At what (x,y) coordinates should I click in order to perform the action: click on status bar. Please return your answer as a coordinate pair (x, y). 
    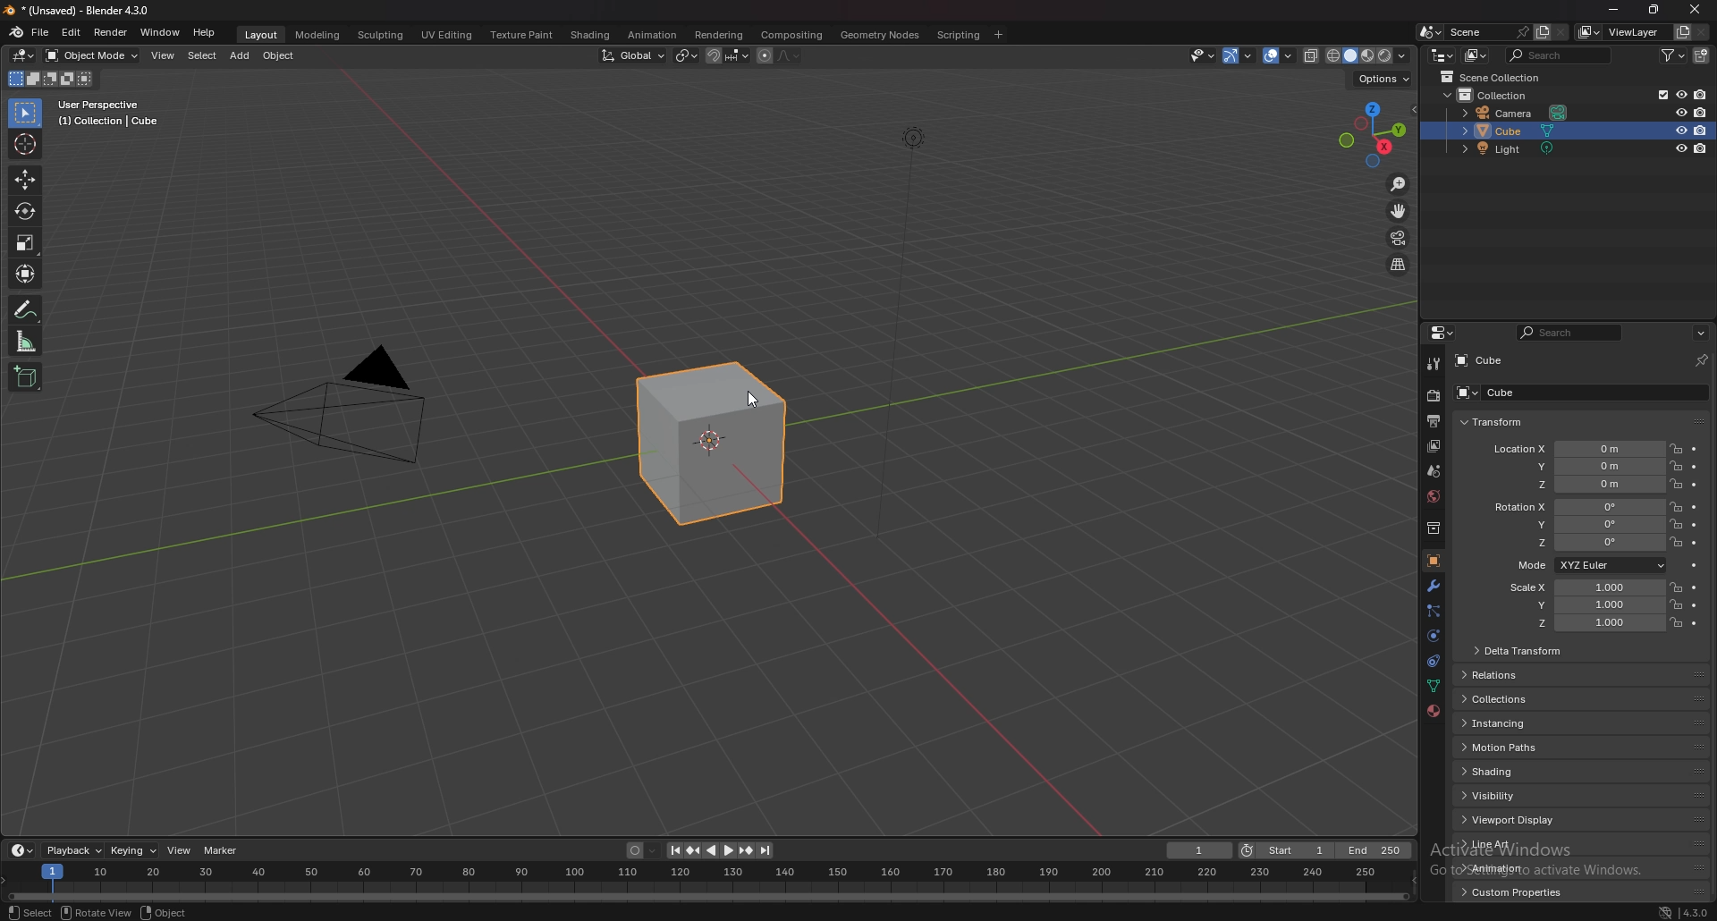
    Looking at the image, I should click on (165, 911).